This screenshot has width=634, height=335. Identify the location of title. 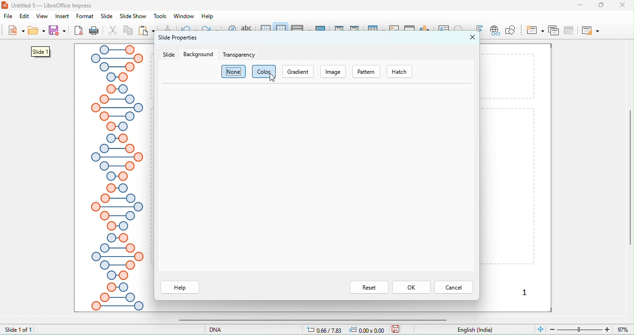
(49, 5).